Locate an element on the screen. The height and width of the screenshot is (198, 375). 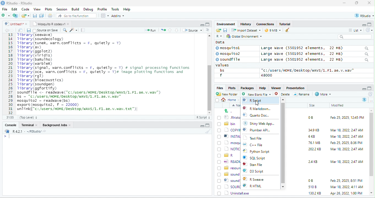
[) = R is located at coordinates (229, 155).